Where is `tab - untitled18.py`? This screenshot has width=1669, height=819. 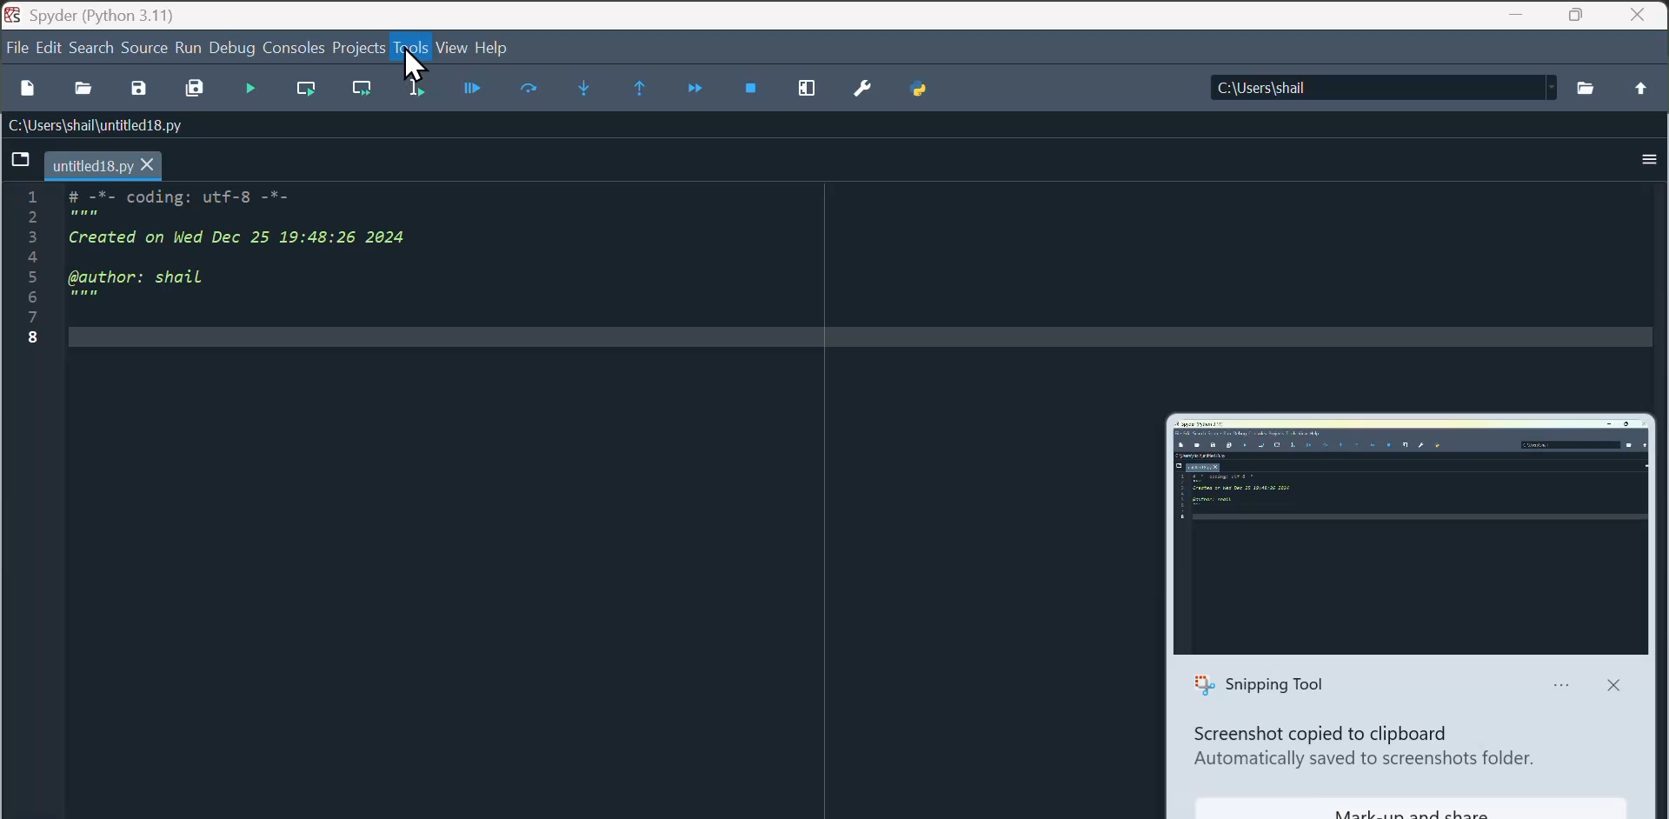 tab - untitled18.py is located at coordinates (84, 164).